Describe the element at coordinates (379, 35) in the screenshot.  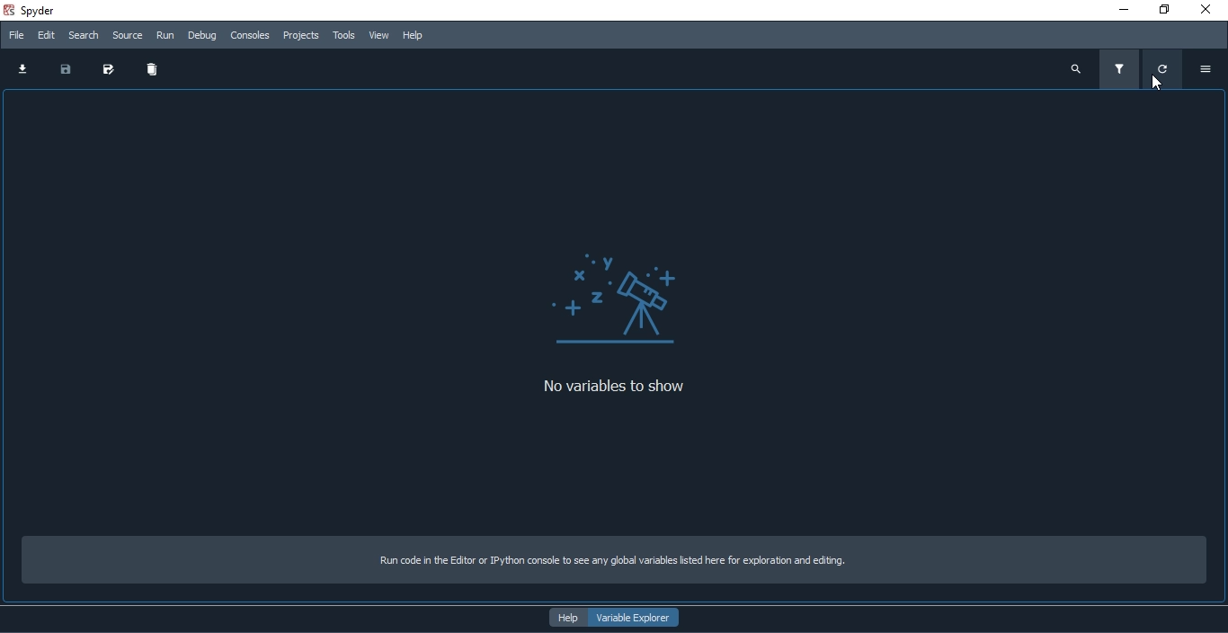
I see `View` at that location.